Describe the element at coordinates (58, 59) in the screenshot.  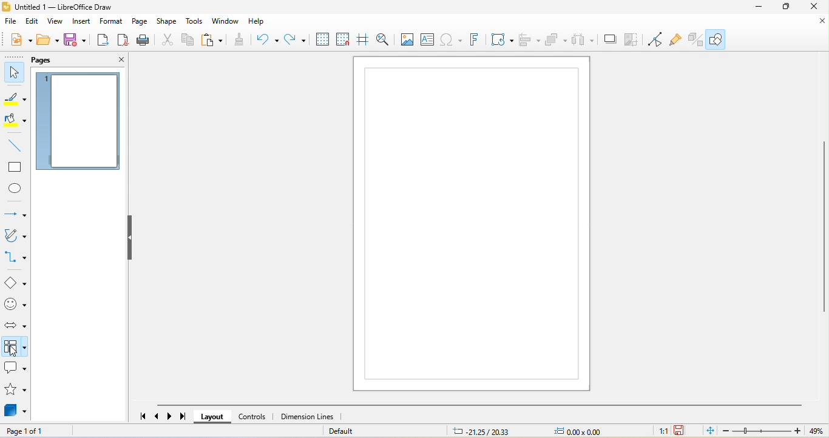
I see `pages` at that location.